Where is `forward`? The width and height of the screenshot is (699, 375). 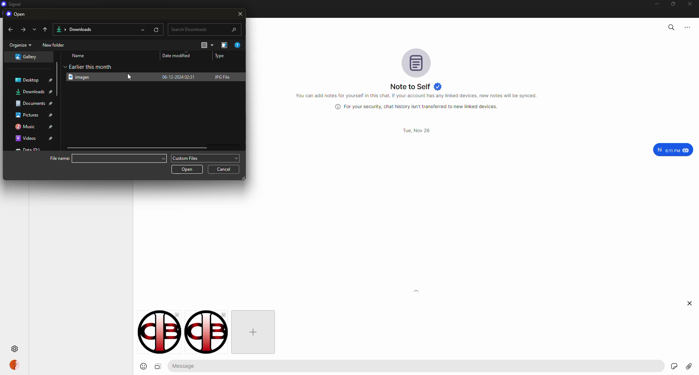
forward is located at coordinates (22, 29).